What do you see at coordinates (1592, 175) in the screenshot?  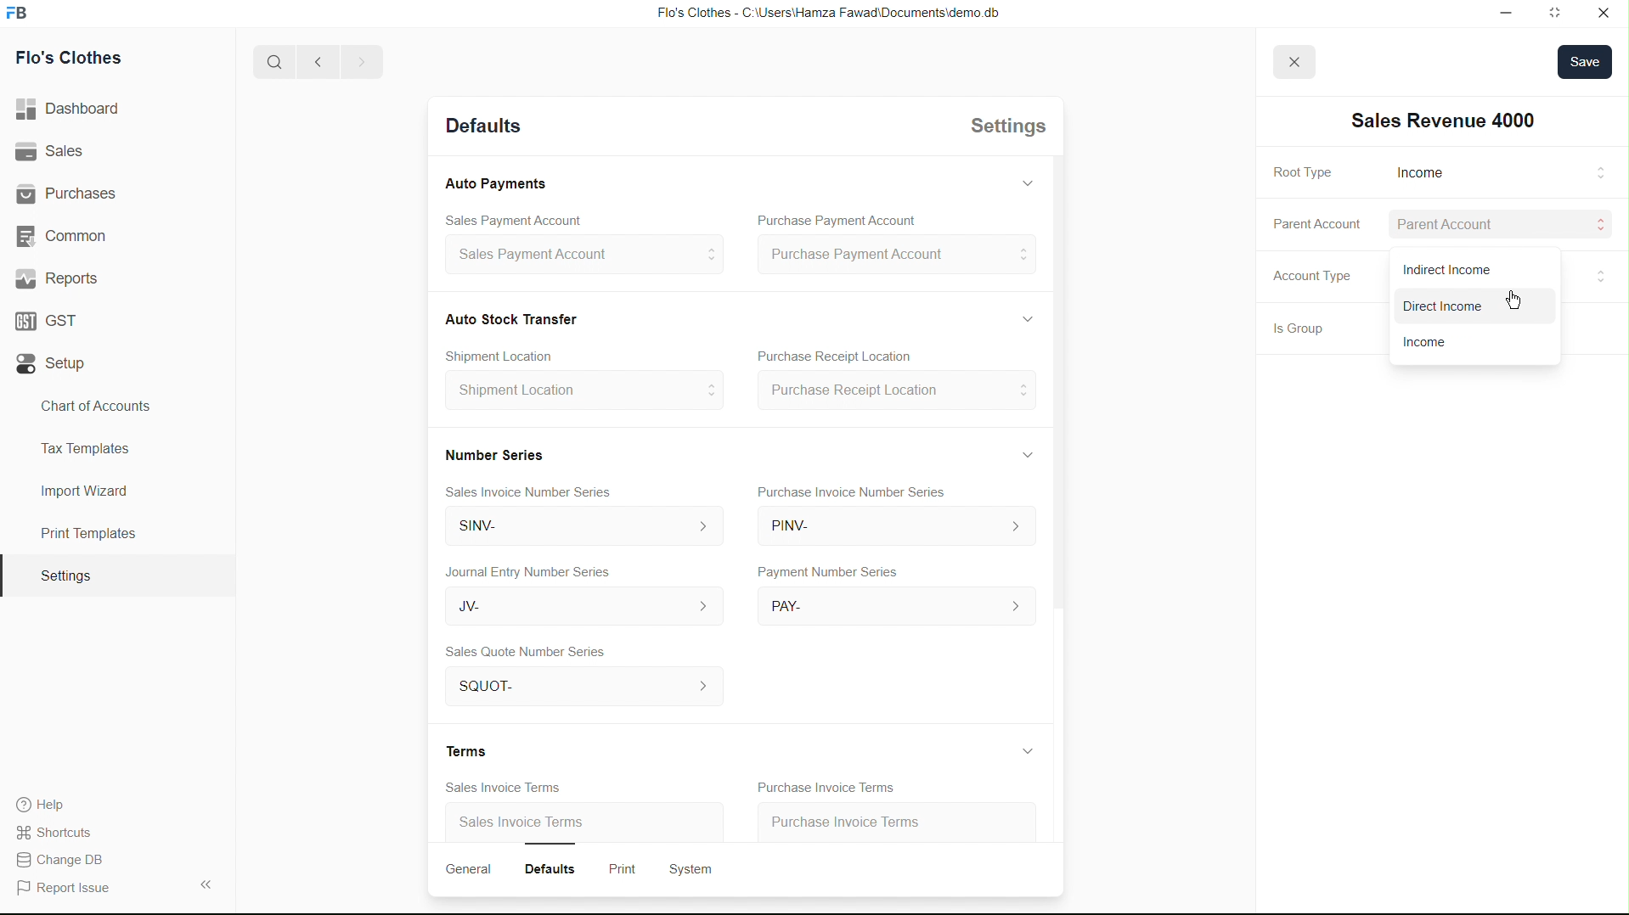 I see `` at bounding box center [1592, 175].